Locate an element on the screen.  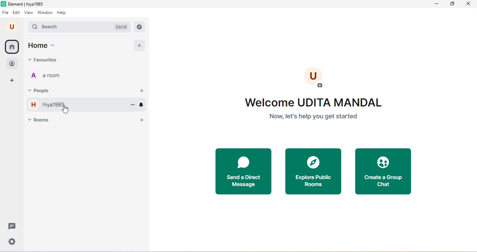
Explore Public Rooms is located at coordinates (313, 171).